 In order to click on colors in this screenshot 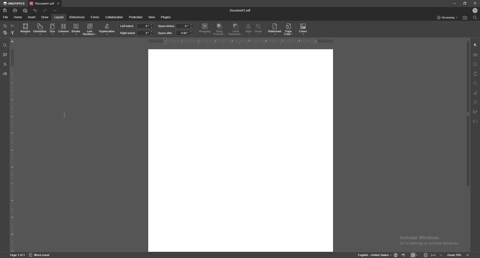, I will do `click(303, 29)`.